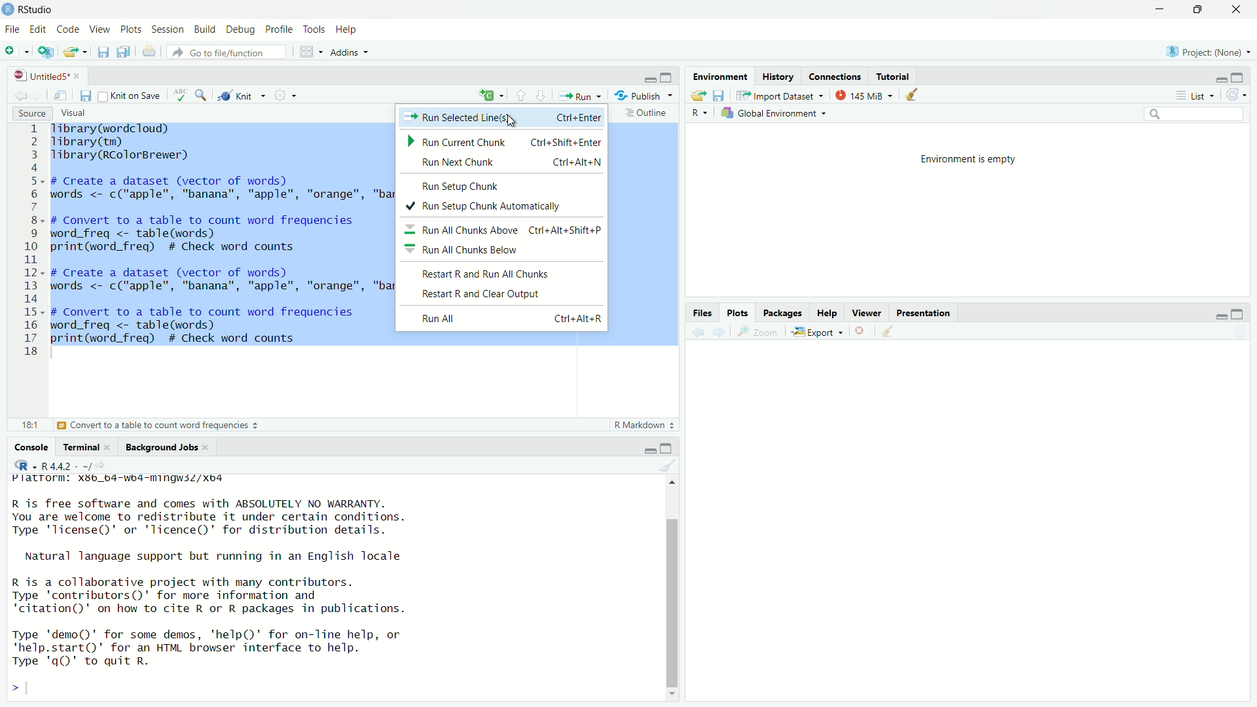  I want to click on Go to the file/function, so click(226, 52).